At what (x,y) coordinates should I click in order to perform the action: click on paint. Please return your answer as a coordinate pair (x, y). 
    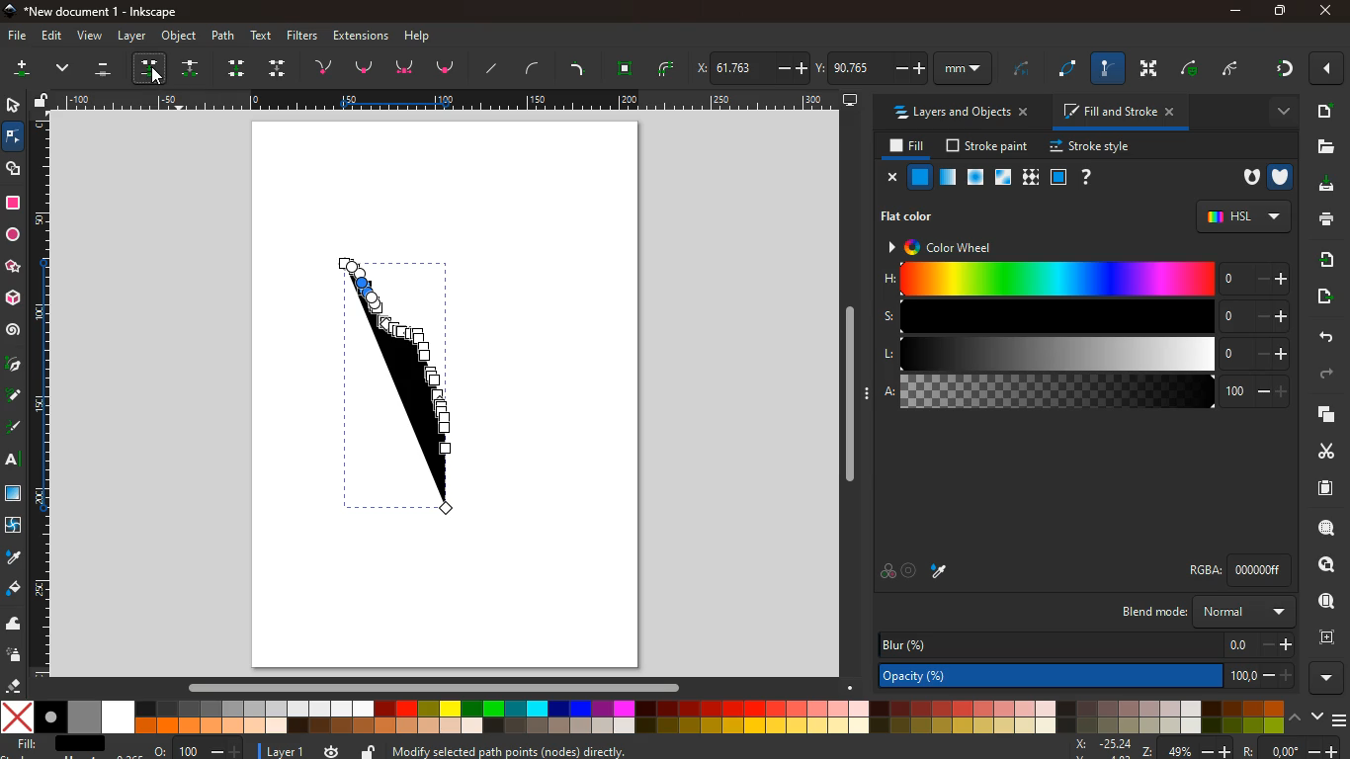
    Looking at the image, I should click on (15, 590).